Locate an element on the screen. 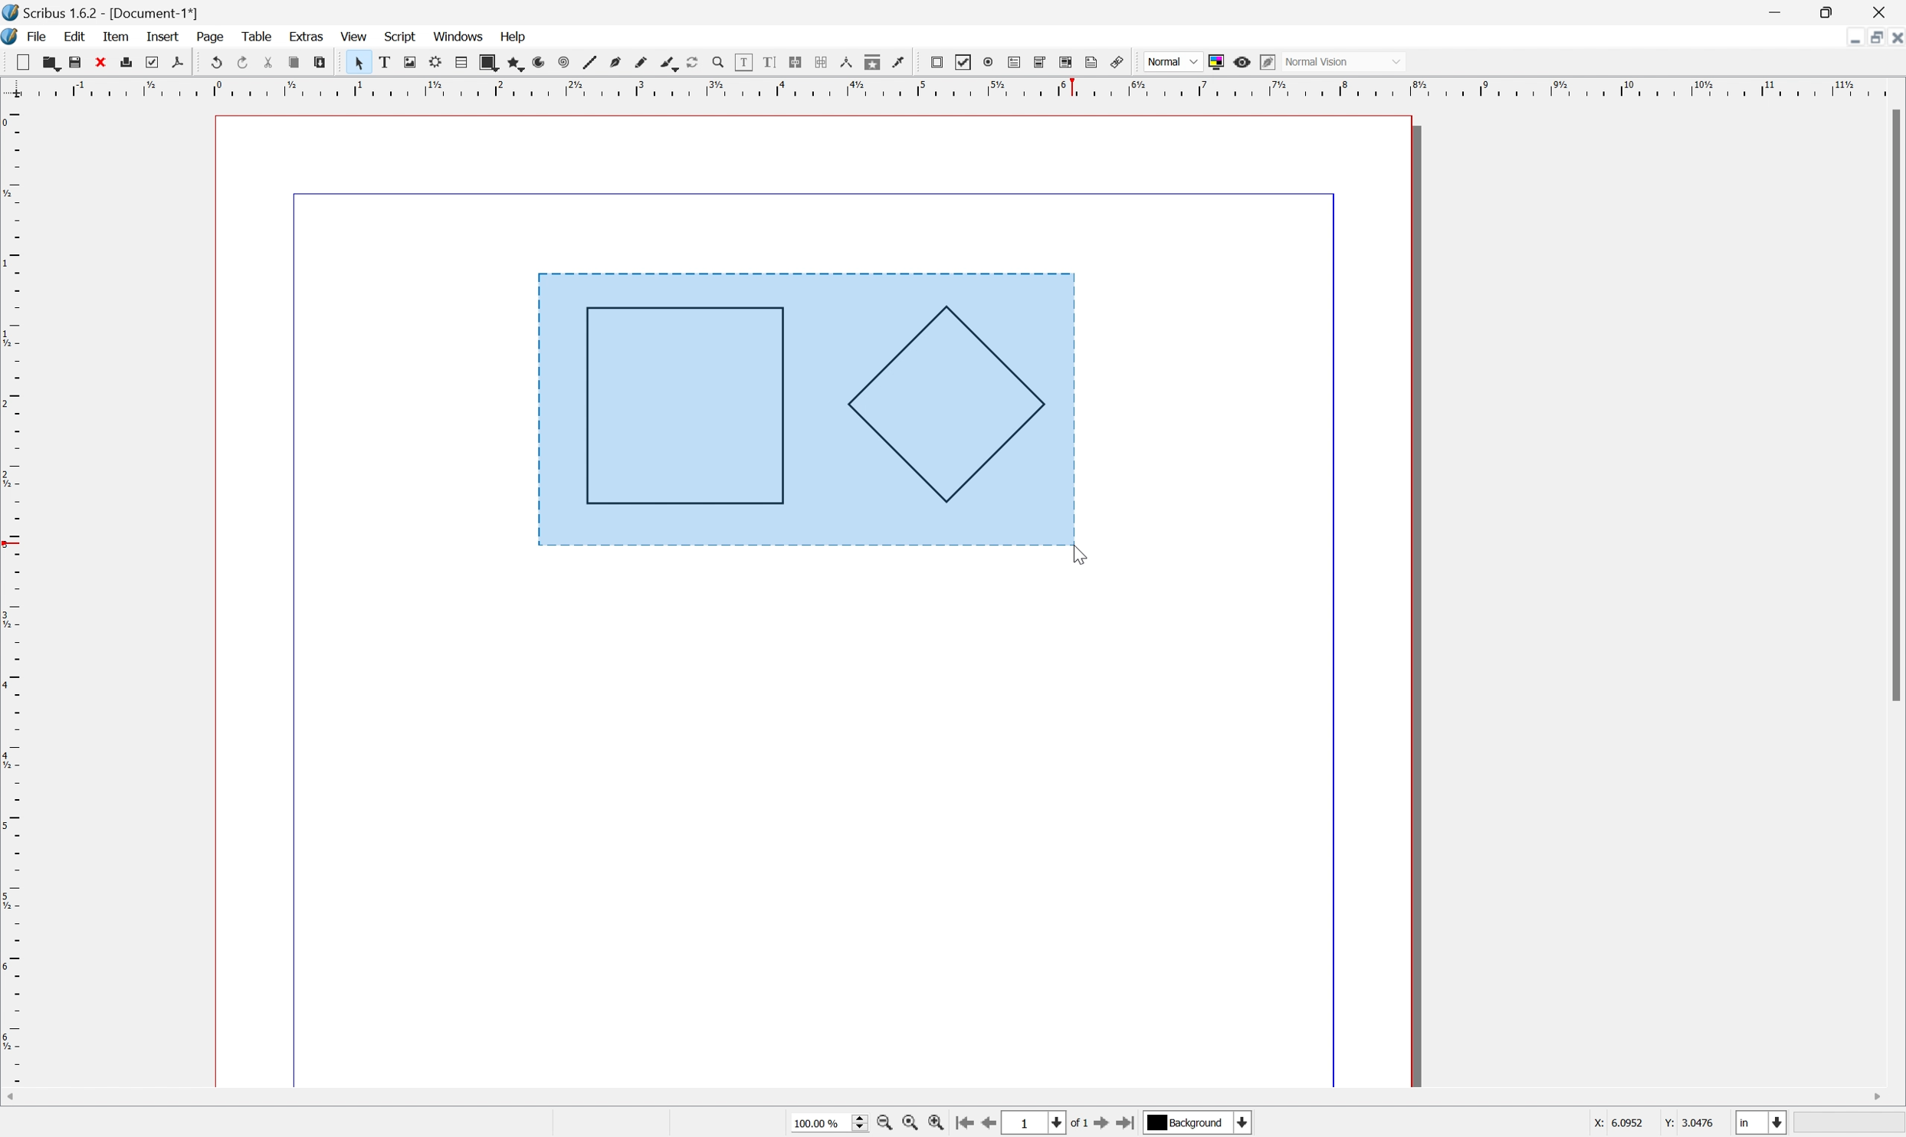  Zoom to 100% is located at coordinates (907, 1126).